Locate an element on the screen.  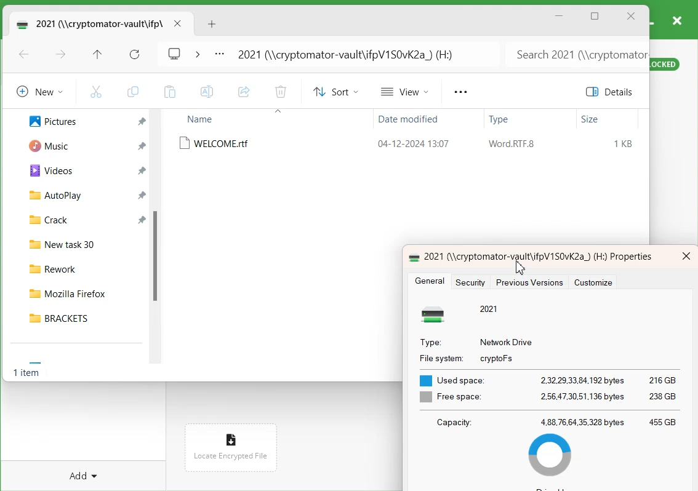
Date is located at coordinates (412, 142).